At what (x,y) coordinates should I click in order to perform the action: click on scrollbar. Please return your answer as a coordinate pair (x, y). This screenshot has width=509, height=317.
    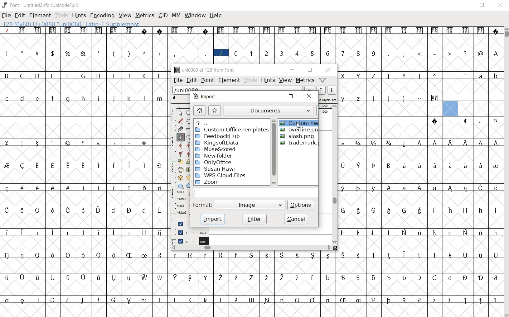
    Looking at the image, I should click on (274, 152).